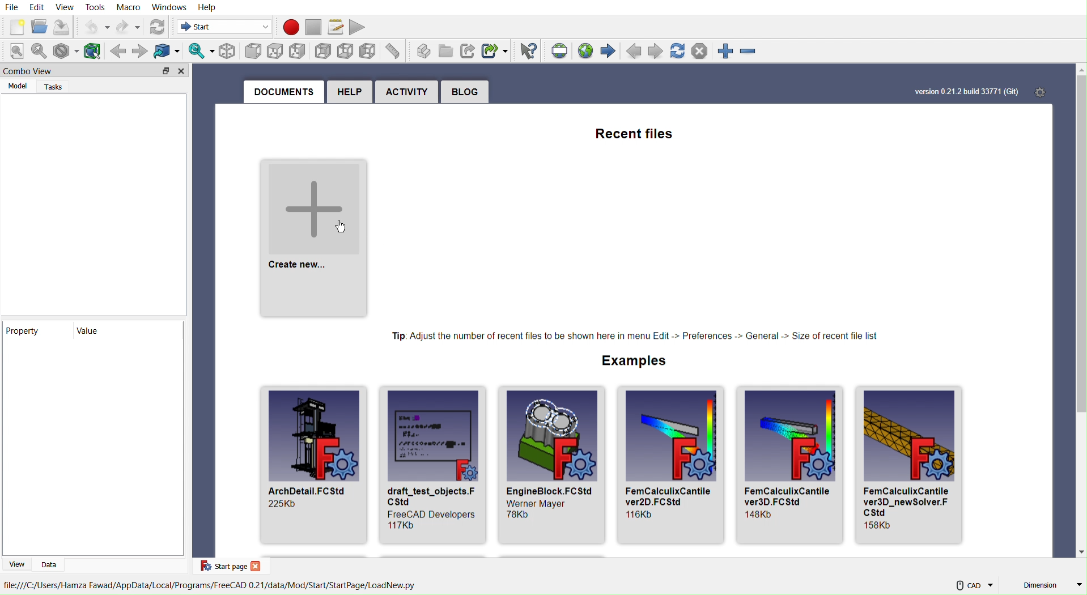 Image resolution: width=1087 pixels, height=595 pixels. Describe the element at coordinates (680, 52) in the screenshot. I see `Refresh web page` at that location.